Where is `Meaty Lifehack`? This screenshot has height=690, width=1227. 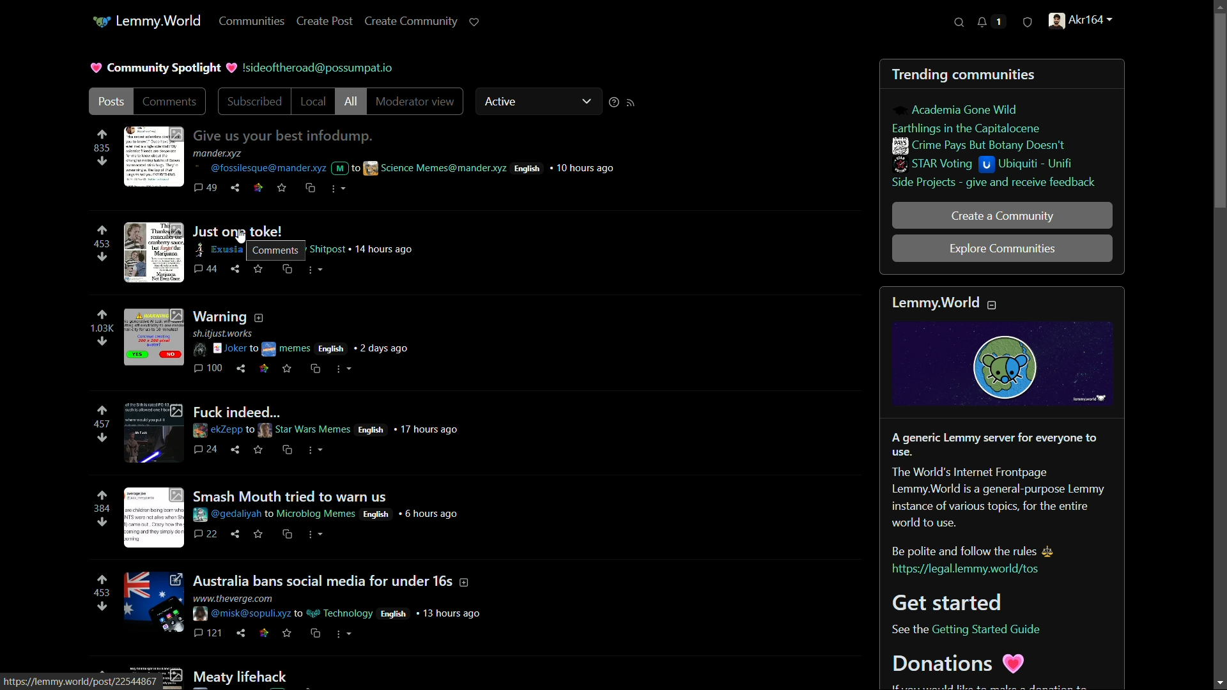 Meaty Lifehack is located at coordinates (242, 675).